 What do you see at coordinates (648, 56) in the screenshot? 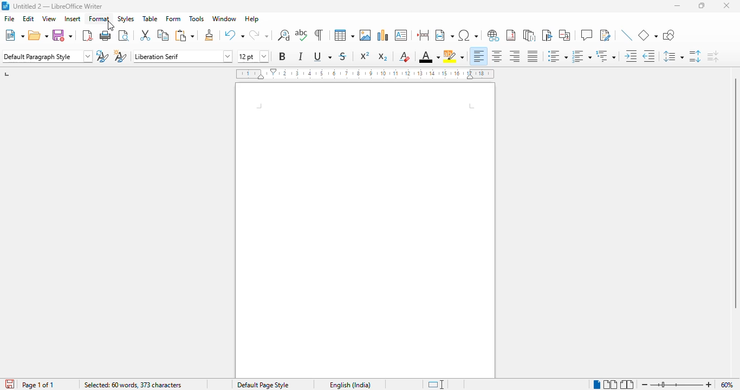
I see `decrease indent` at bounding box center [648, 56].